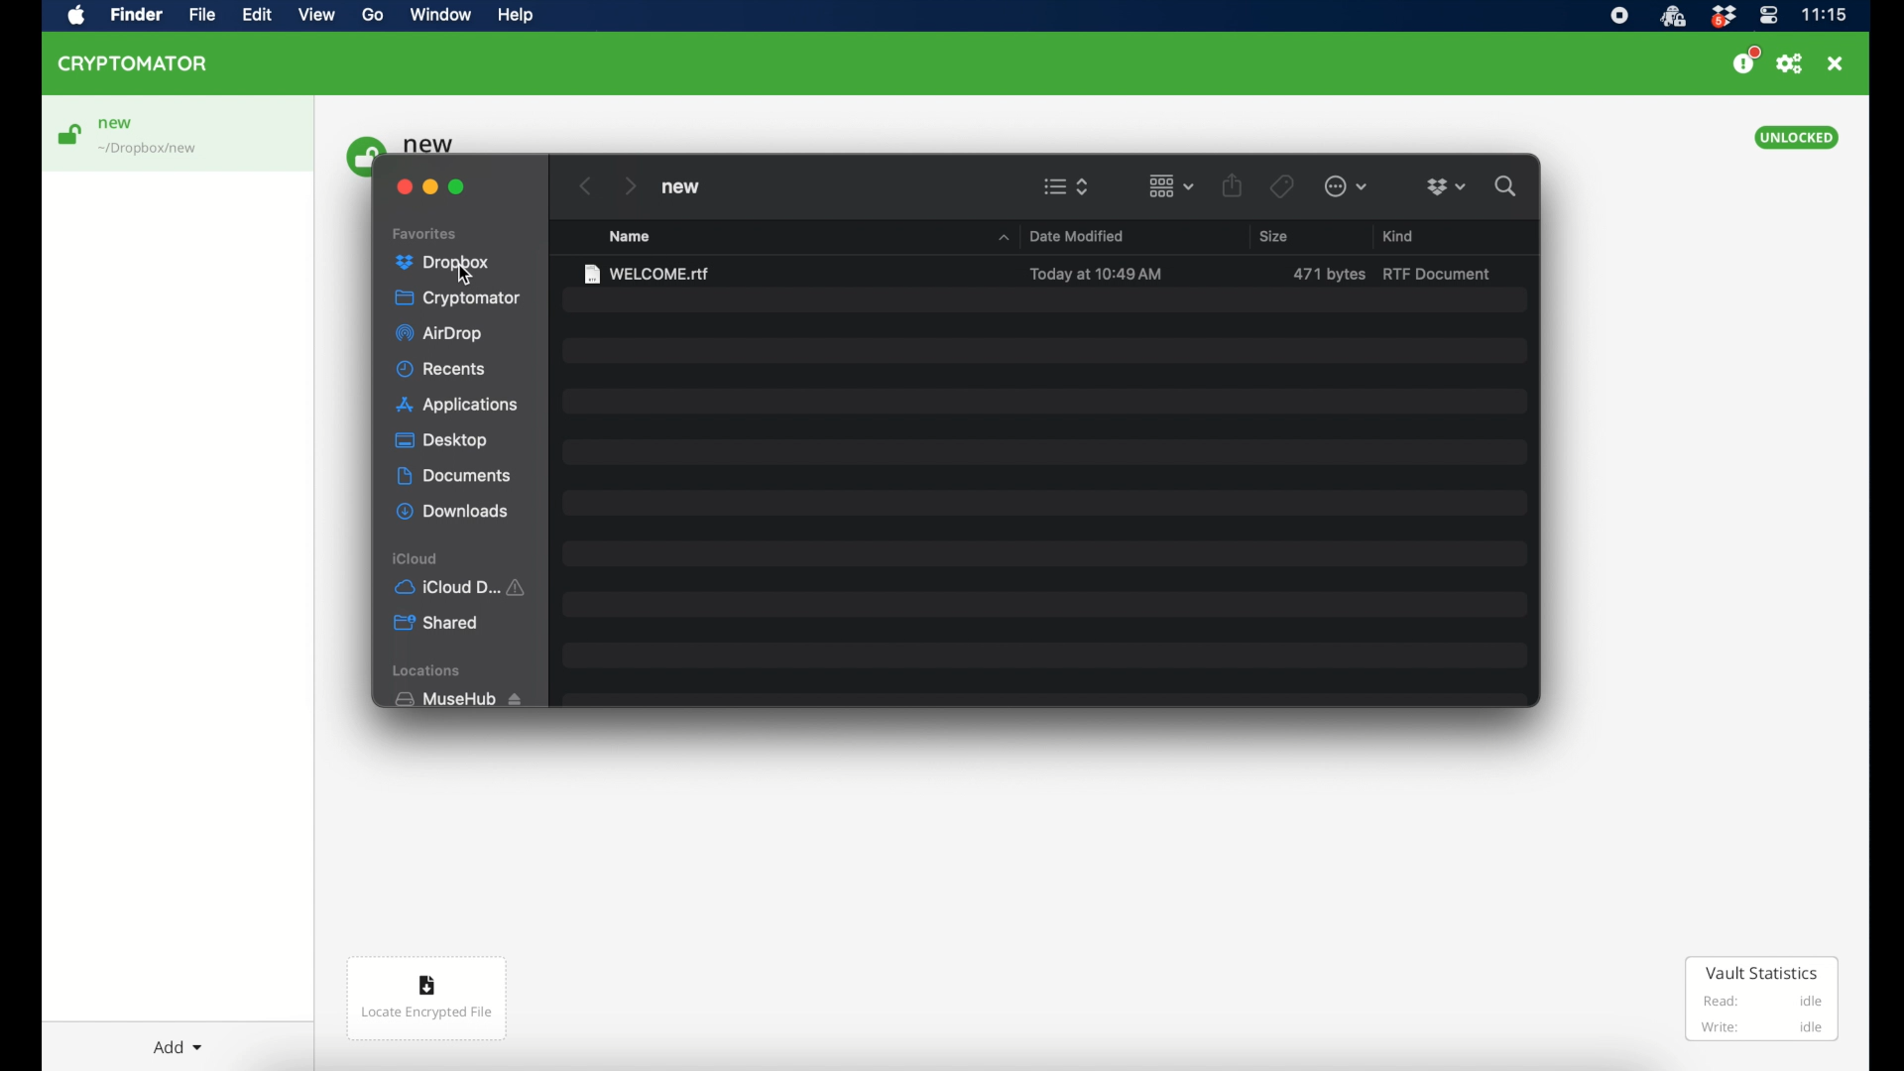 This screenshot has height=1071, width=1904. I want to click on screen recorder music, so click(1619, 16).